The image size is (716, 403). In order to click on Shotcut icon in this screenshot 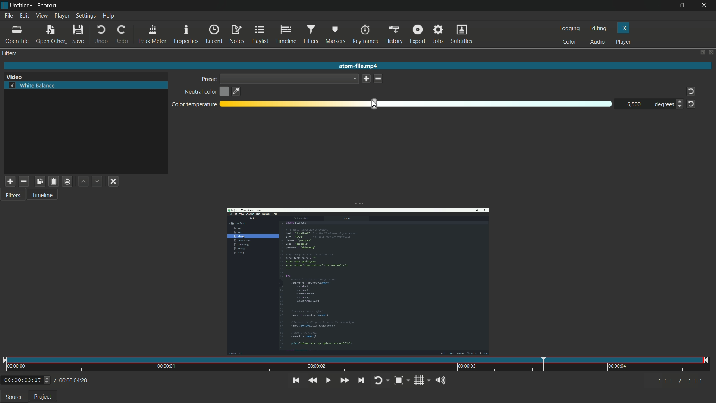, I will do `click(4, 6)`.